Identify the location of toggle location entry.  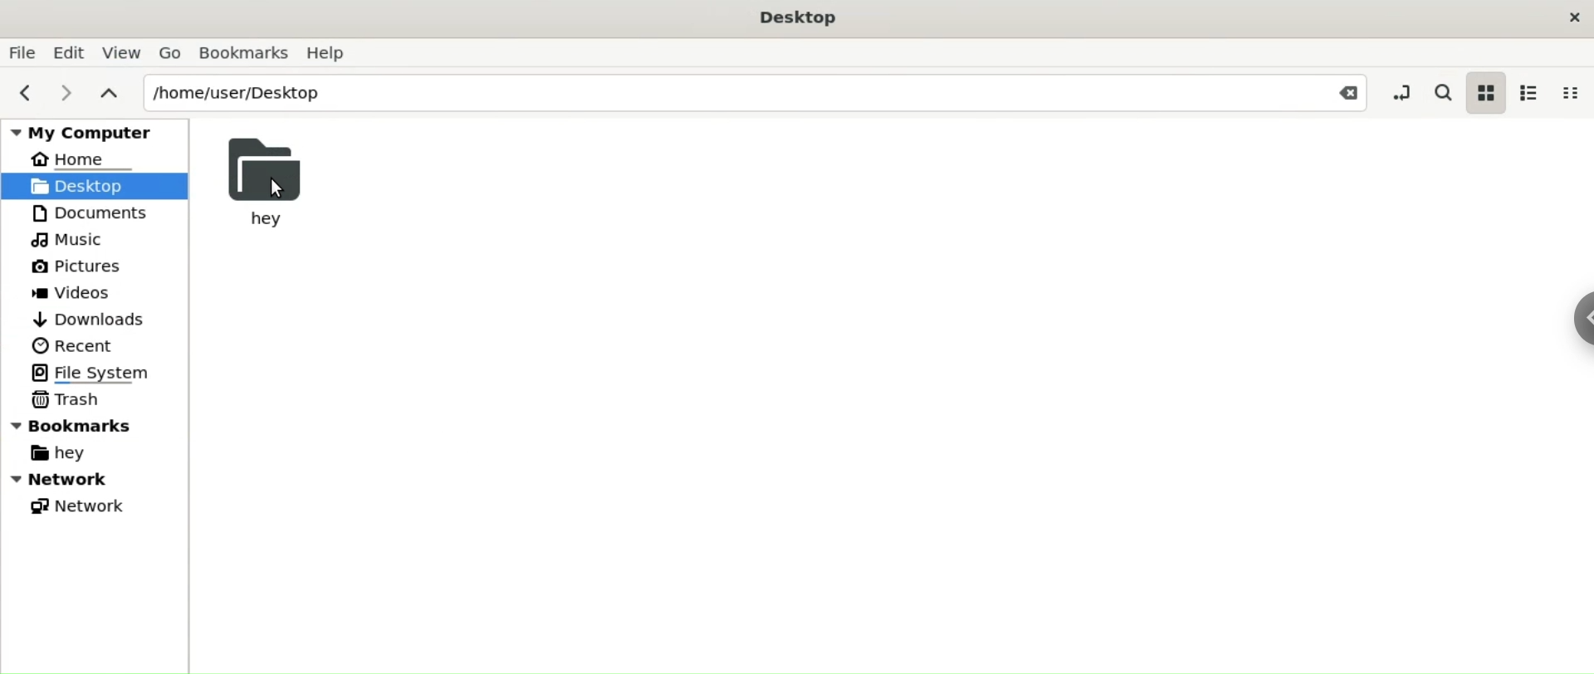
(1397, 90).